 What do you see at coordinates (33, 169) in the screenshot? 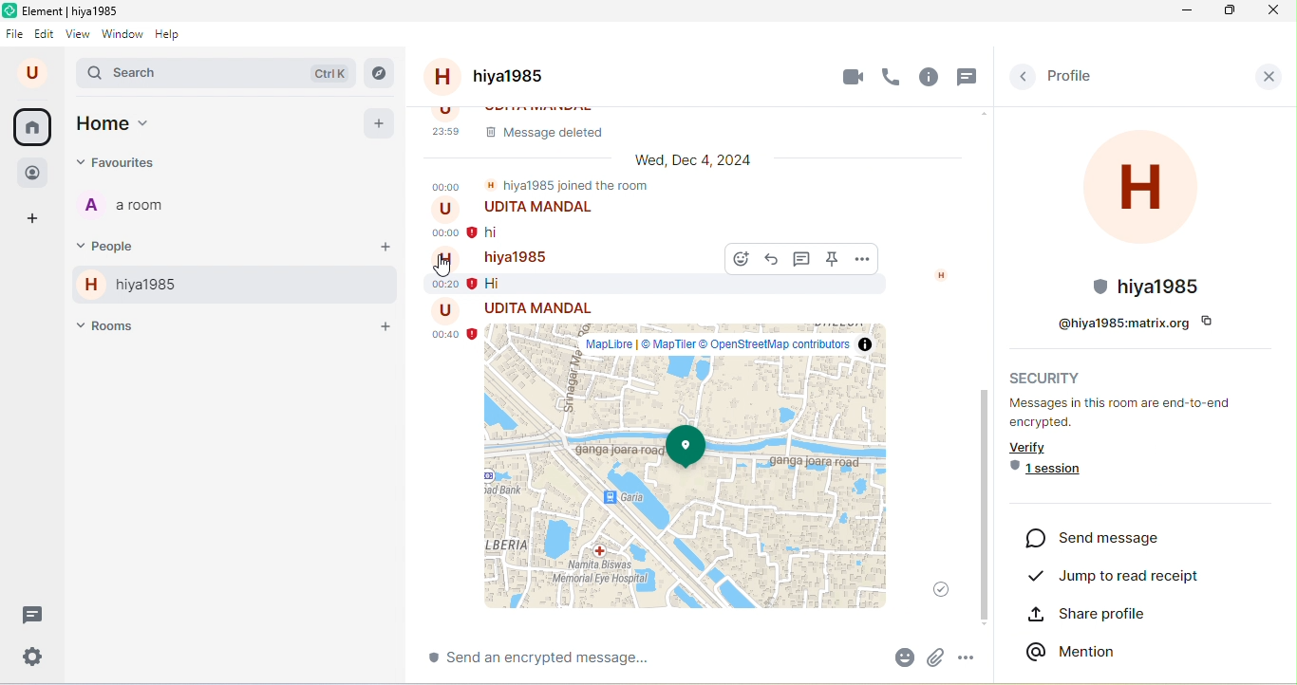
I see `people` at bounding box center [33, 169].